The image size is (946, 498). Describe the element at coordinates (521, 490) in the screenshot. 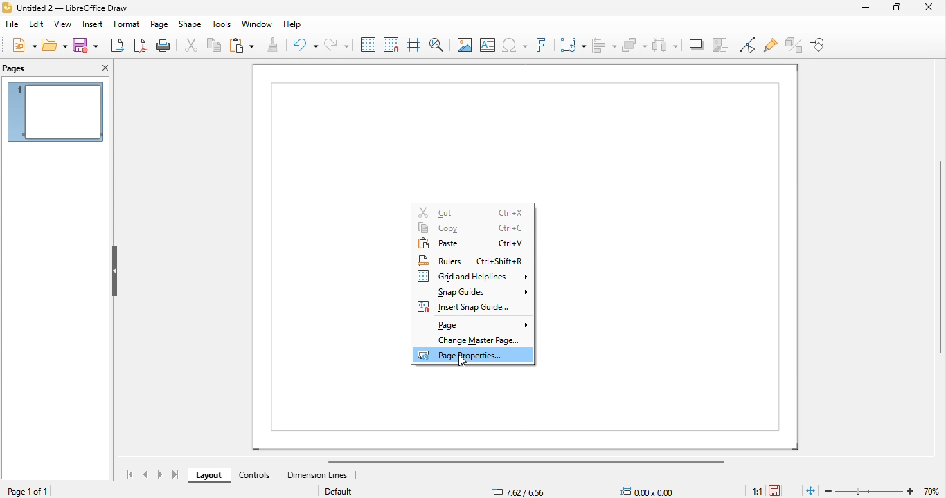

I see `7.62/6.56` at that location.